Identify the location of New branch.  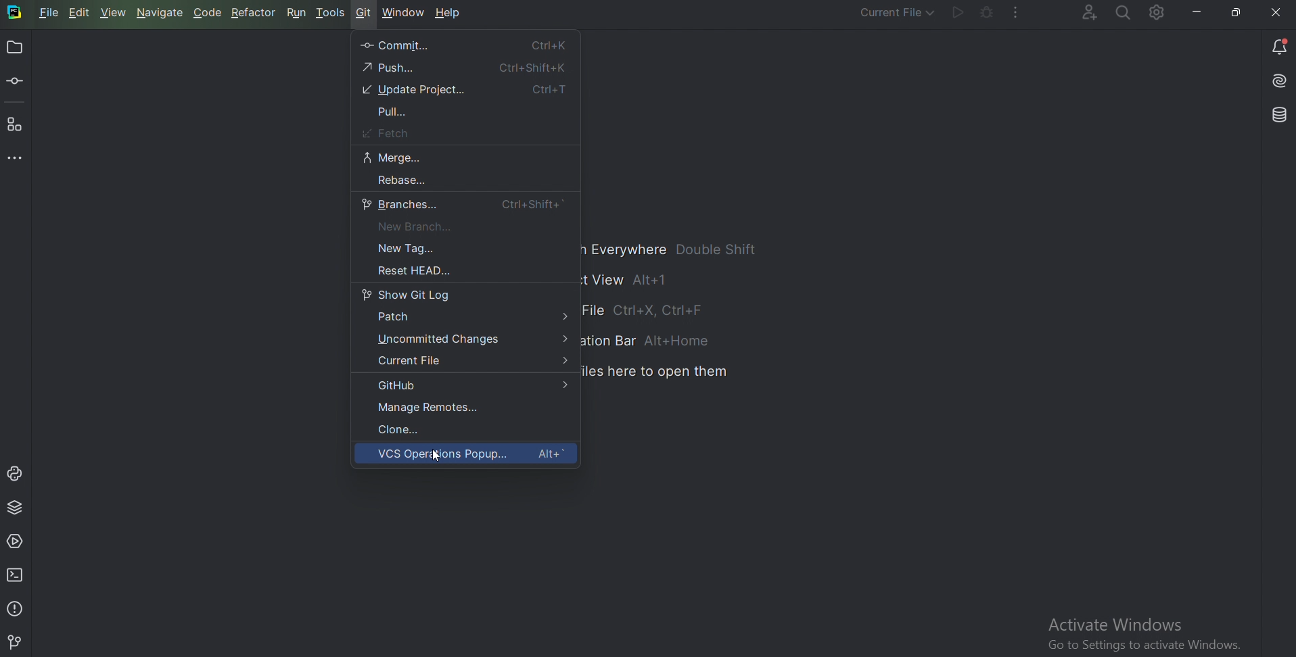
(413, 226).